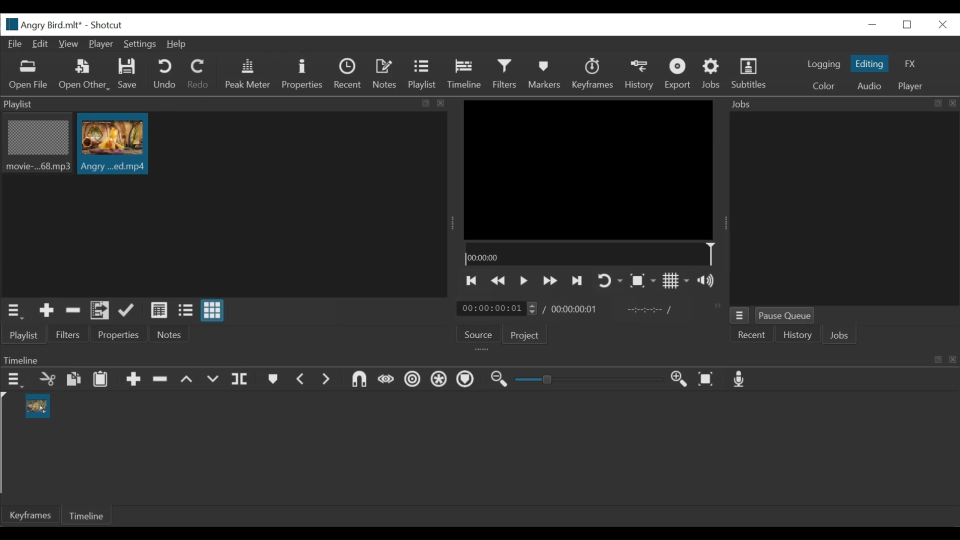 Image resolution: width=960 pixels, height=540 pixels. Describe the element at coordinates (906, 24) in the screenshot. I see `Restore` at that location.